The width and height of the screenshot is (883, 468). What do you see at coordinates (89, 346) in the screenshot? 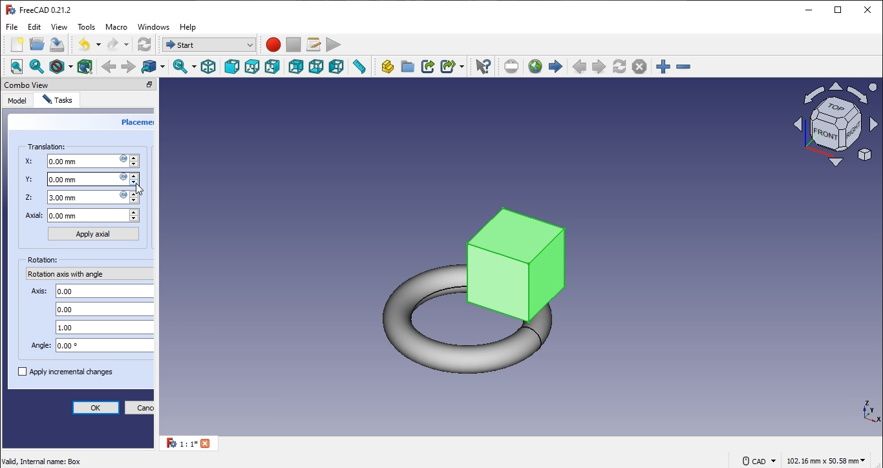
I see `angle` at bounding box center [89, 346].